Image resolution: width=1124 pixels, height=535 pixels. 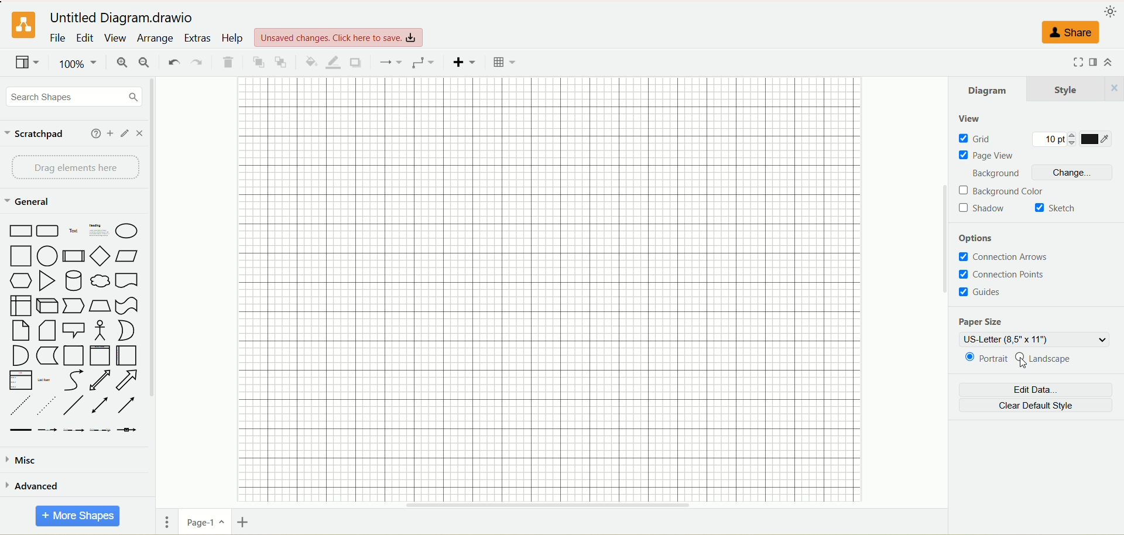 What do you see at coordinates (281, 61) in the screenshot?
I see `to back` at bounding box center [281, 61].